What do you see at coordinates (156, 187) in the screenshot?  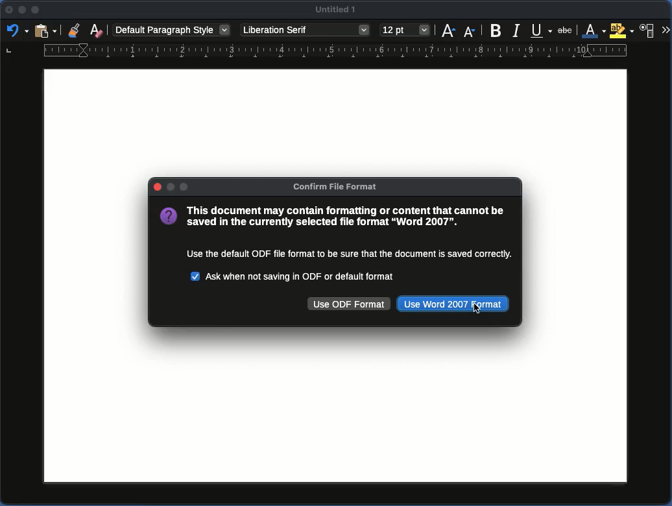 I see `Close` at bounding box center [156, 187].